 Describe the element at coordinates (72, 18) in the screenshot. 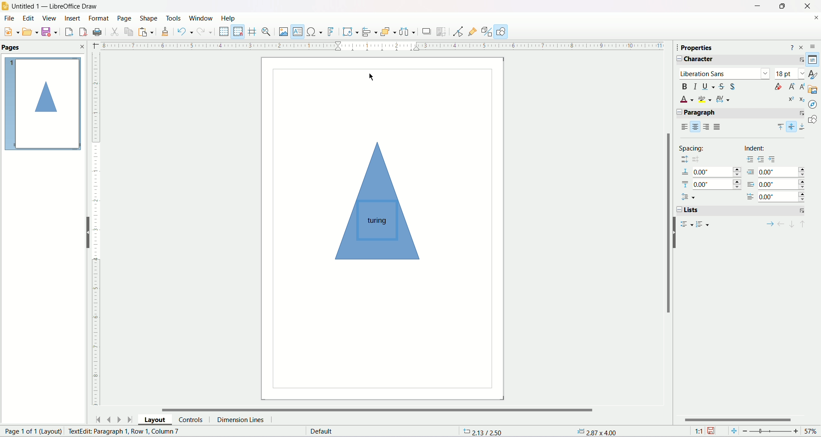

I see `Insert` at that location.